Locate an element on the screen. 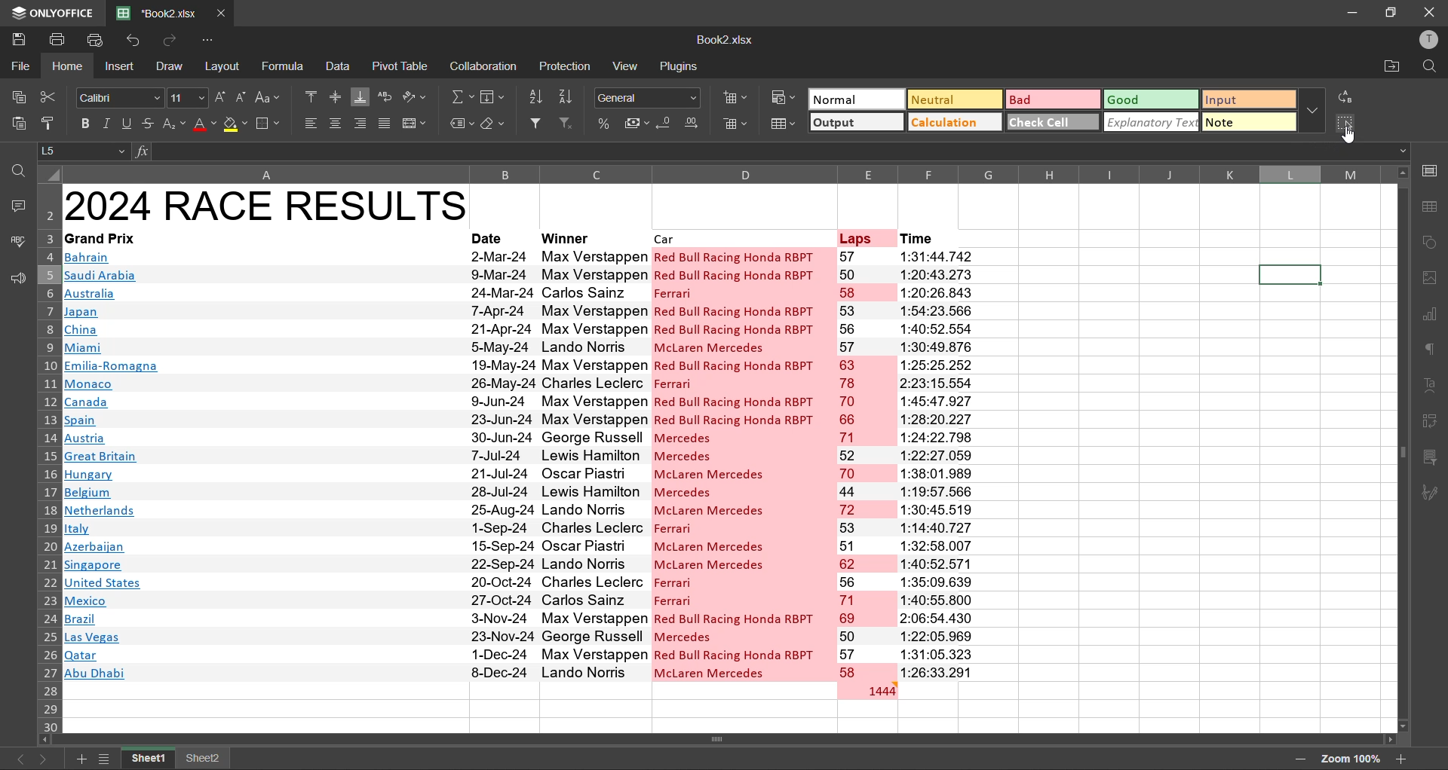  profile is located at coordinates (1426, 41).